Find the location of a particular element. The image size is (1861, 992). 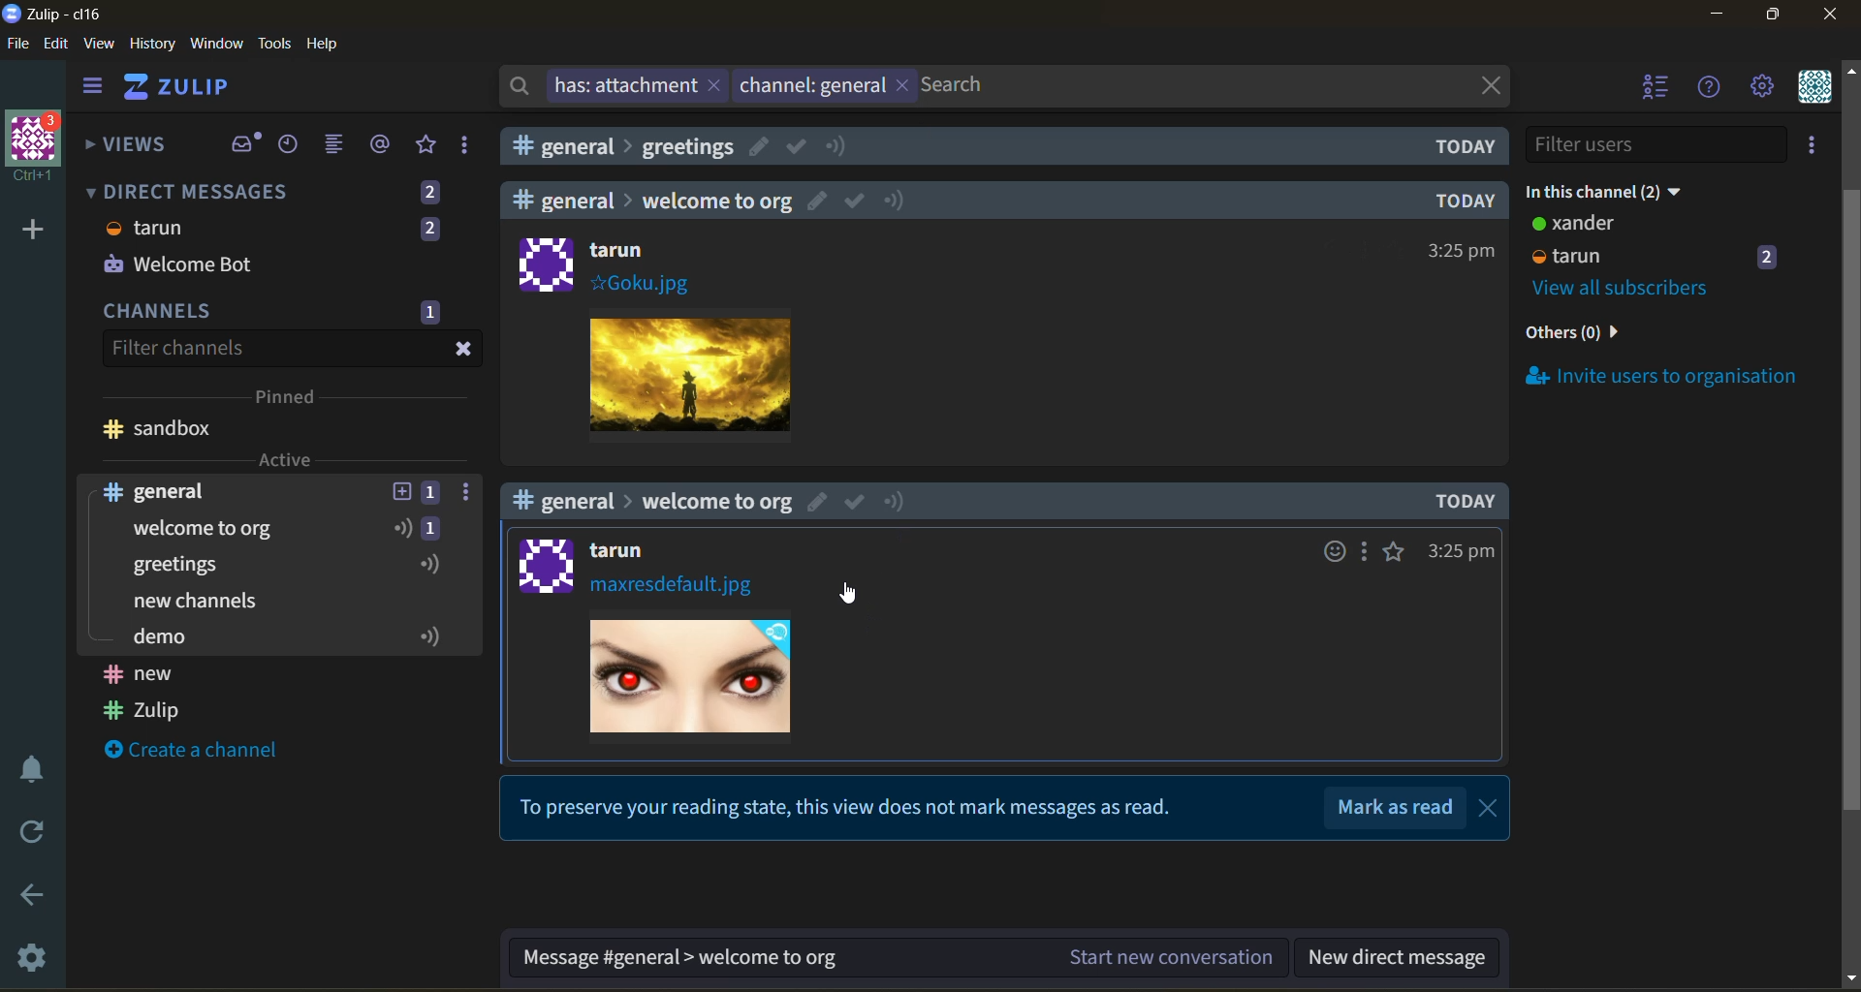

logo is located at coordinates (539, 563).